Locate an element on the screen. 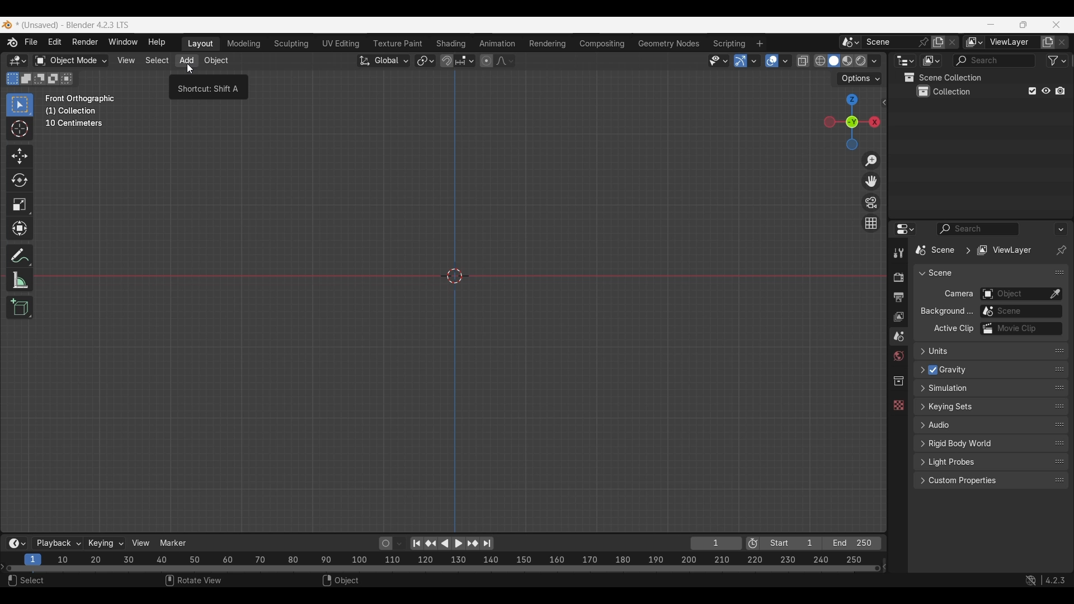 This screenshot has width=1074, height=604. The active workspace view layer showing in the window is located at coordinates (974, 42).